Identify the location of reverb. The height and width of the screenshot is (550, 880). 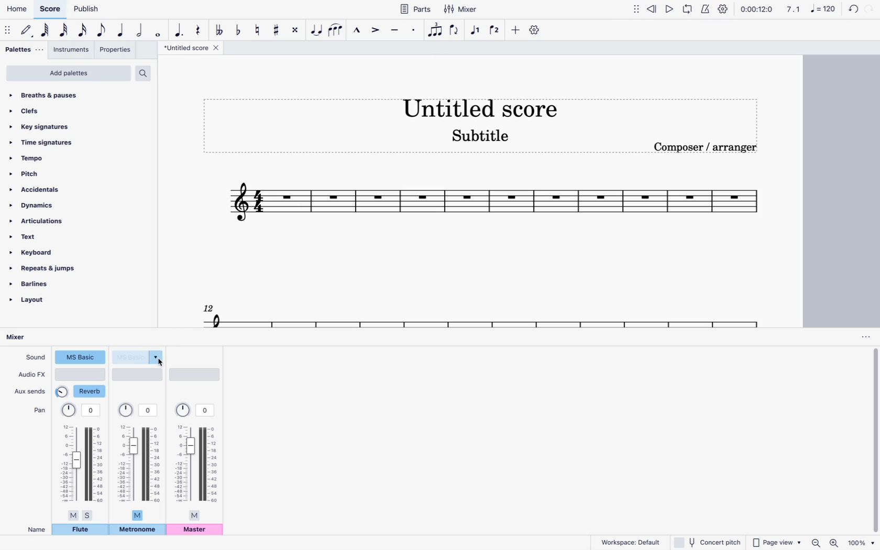
(82, 392).